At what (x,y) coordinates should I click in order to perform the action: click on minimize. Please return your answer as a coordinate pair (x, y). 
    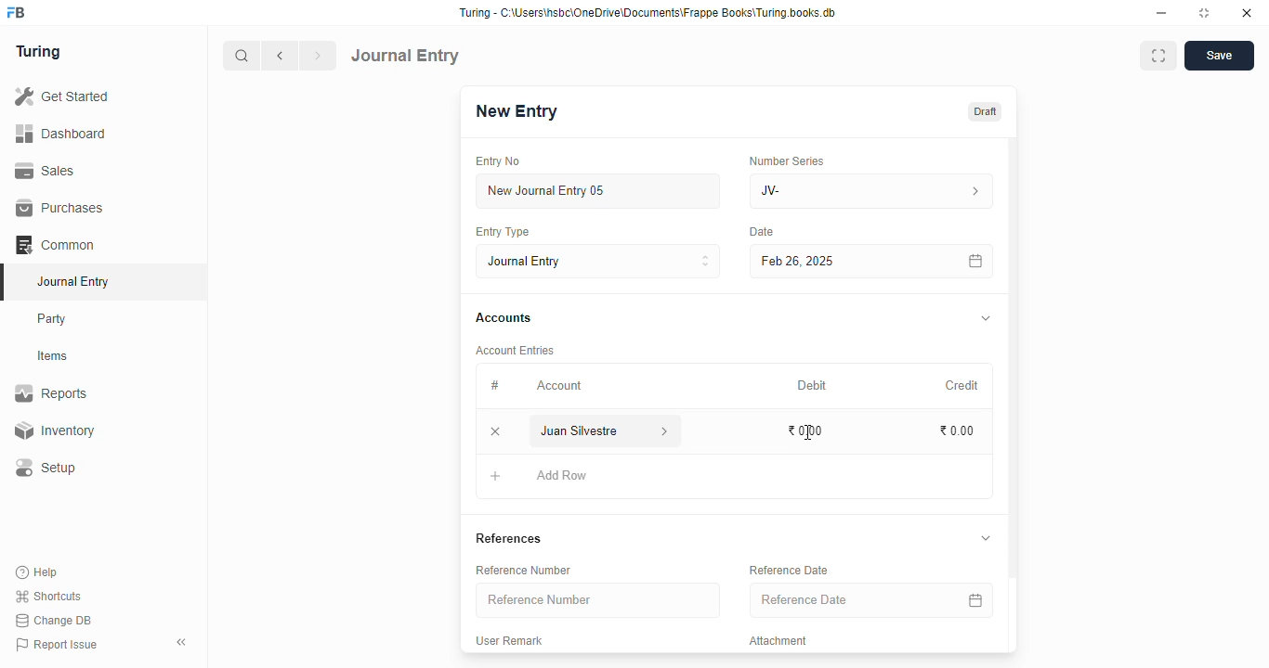
    Looking at the image, I should click on (1162, 13).